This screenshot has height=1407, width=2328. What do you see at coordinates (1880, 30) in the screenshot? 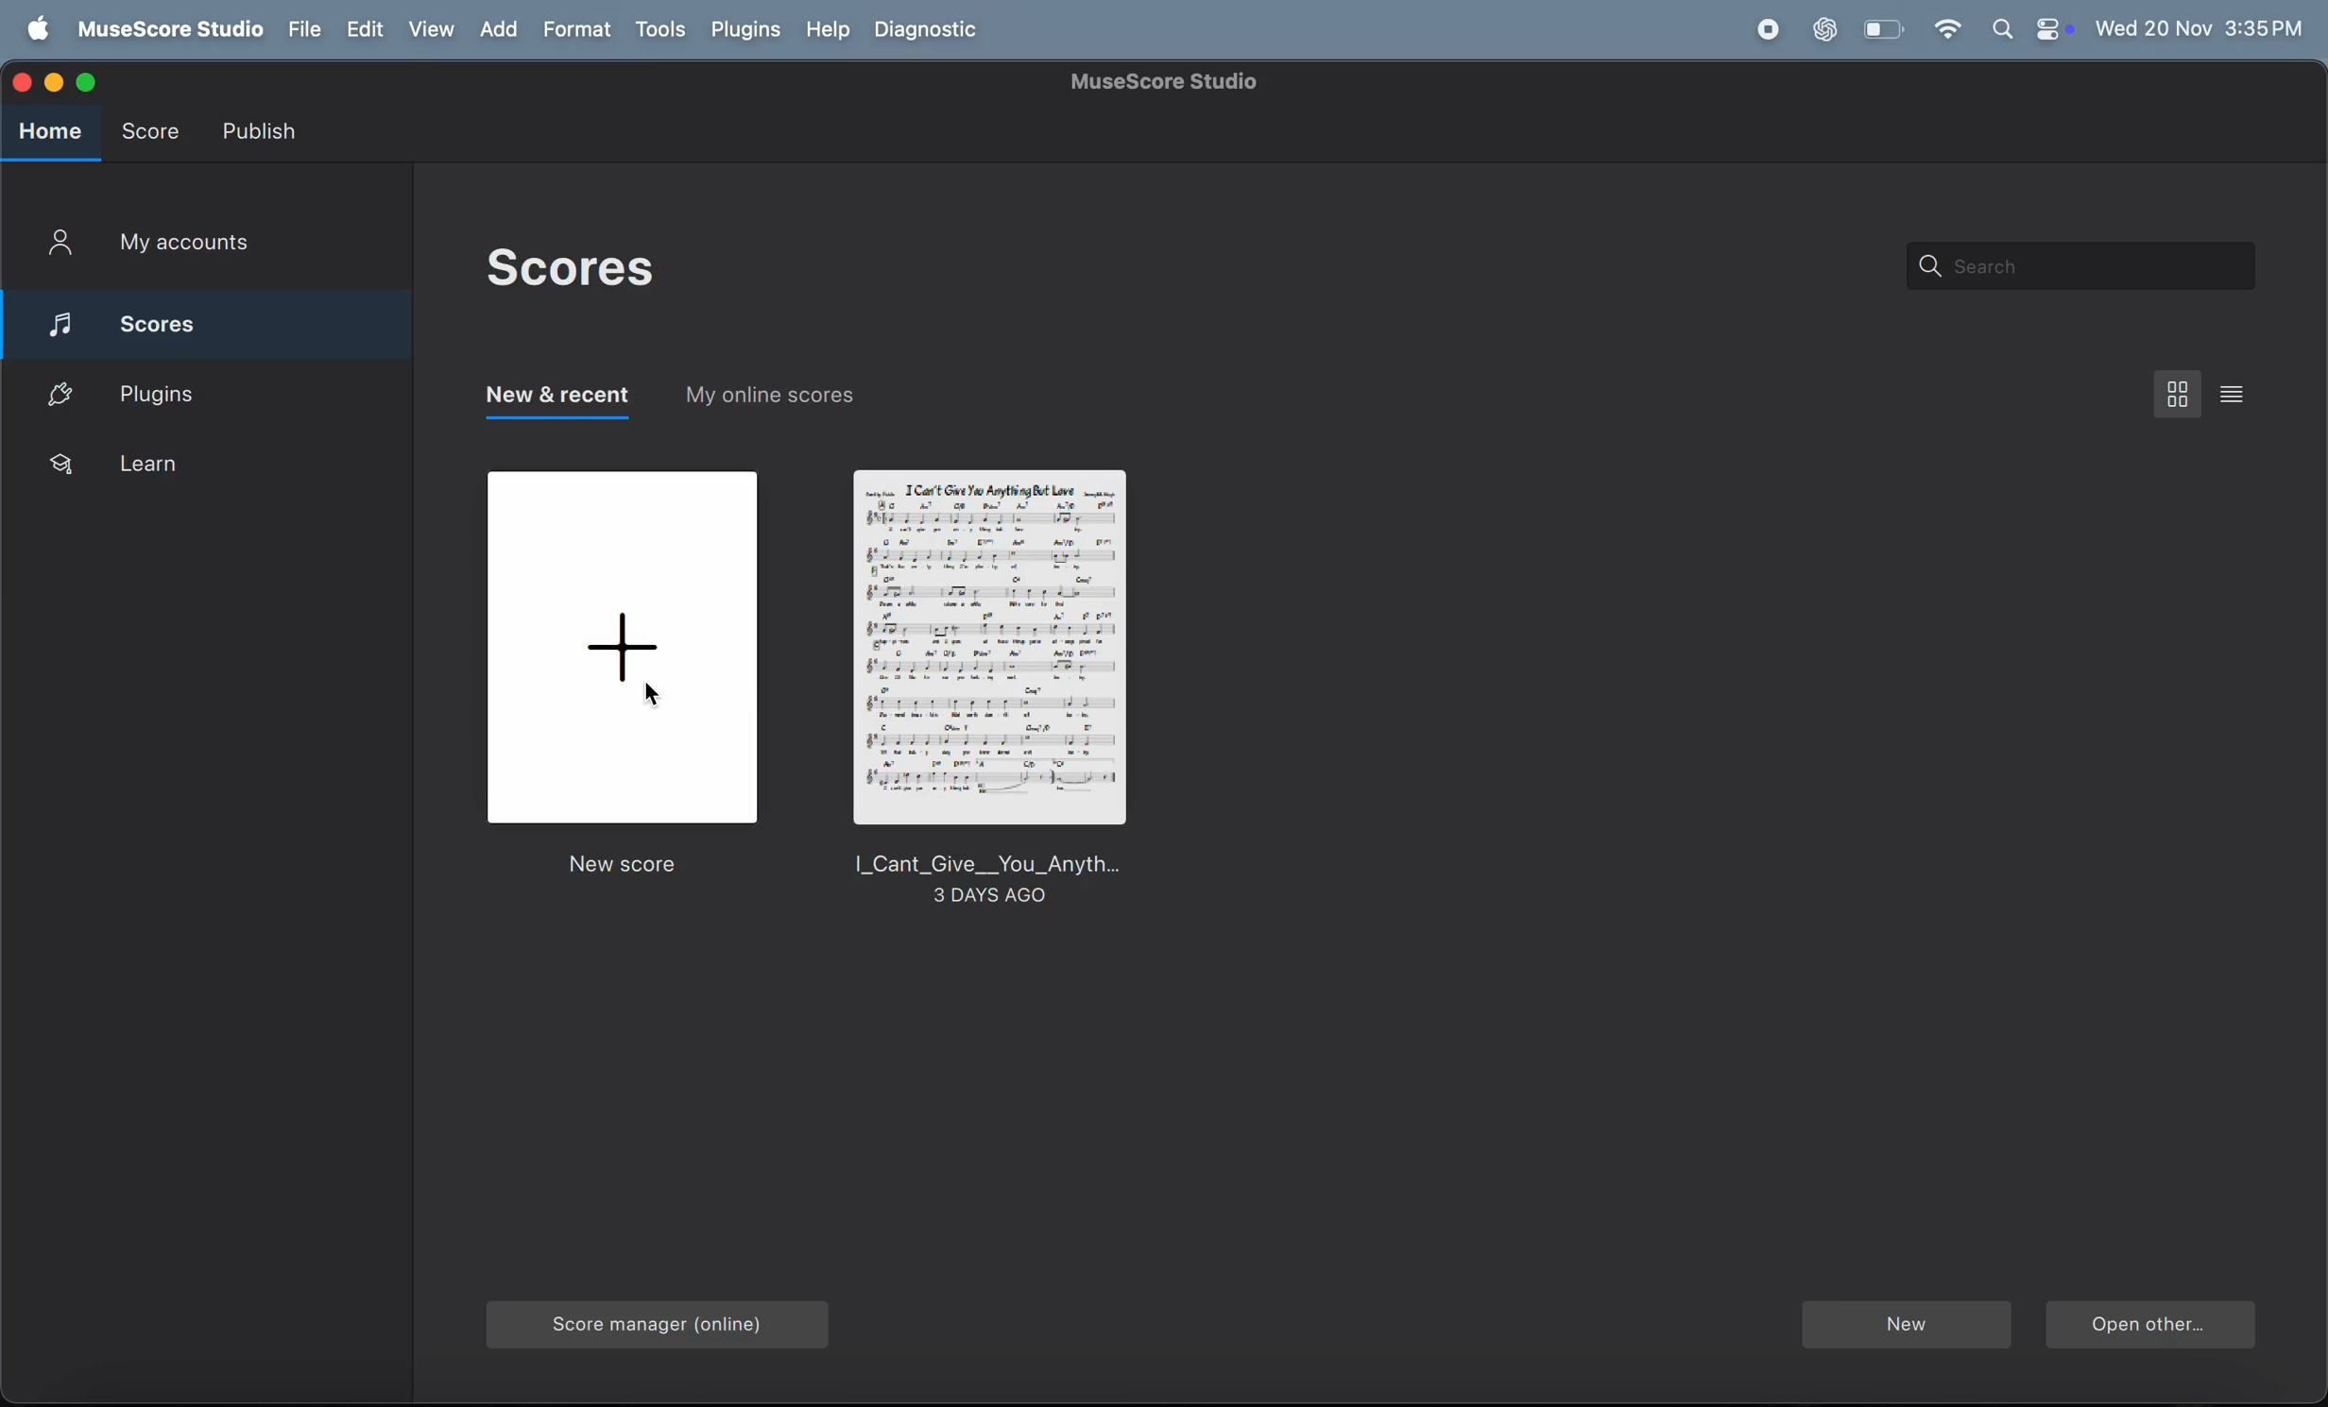
I see `battery` at bounding box center [1880, 30].